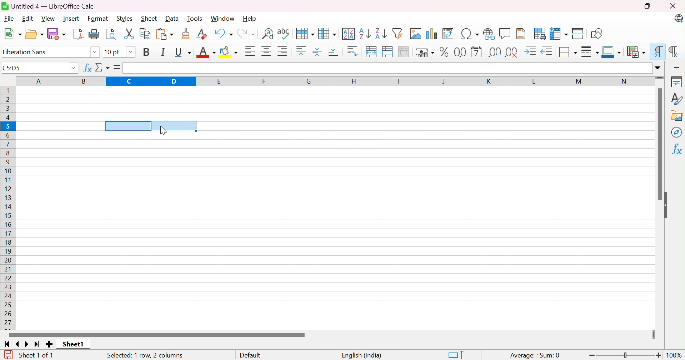 The image size is (685, 360). What do you see at coordinates (147, 52) in the screenshot?
I see `Bold` at bounding box center [147, 52].